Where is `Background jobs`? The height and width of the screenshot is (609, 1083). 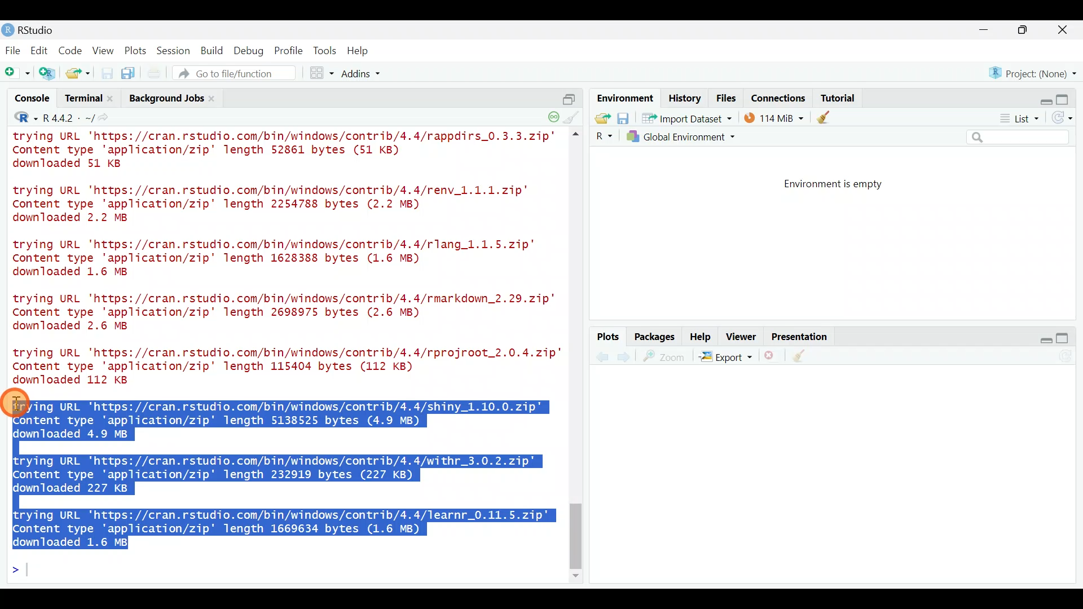 Background jobs is located at coordinates (165, 98).